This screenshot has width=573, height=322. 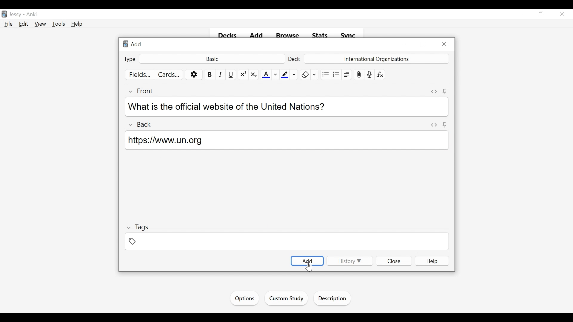 I want to click on Description, so click(x=333, y=299).